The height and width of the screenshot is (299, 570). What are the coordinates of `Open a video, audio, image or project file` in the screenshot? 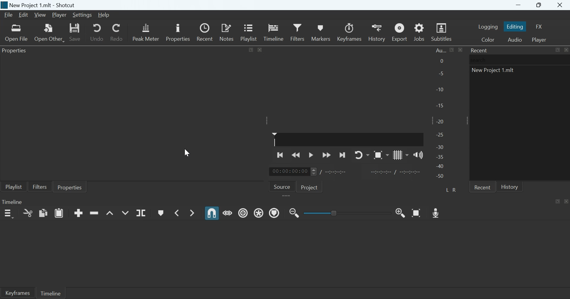 It's located at (17, 33).